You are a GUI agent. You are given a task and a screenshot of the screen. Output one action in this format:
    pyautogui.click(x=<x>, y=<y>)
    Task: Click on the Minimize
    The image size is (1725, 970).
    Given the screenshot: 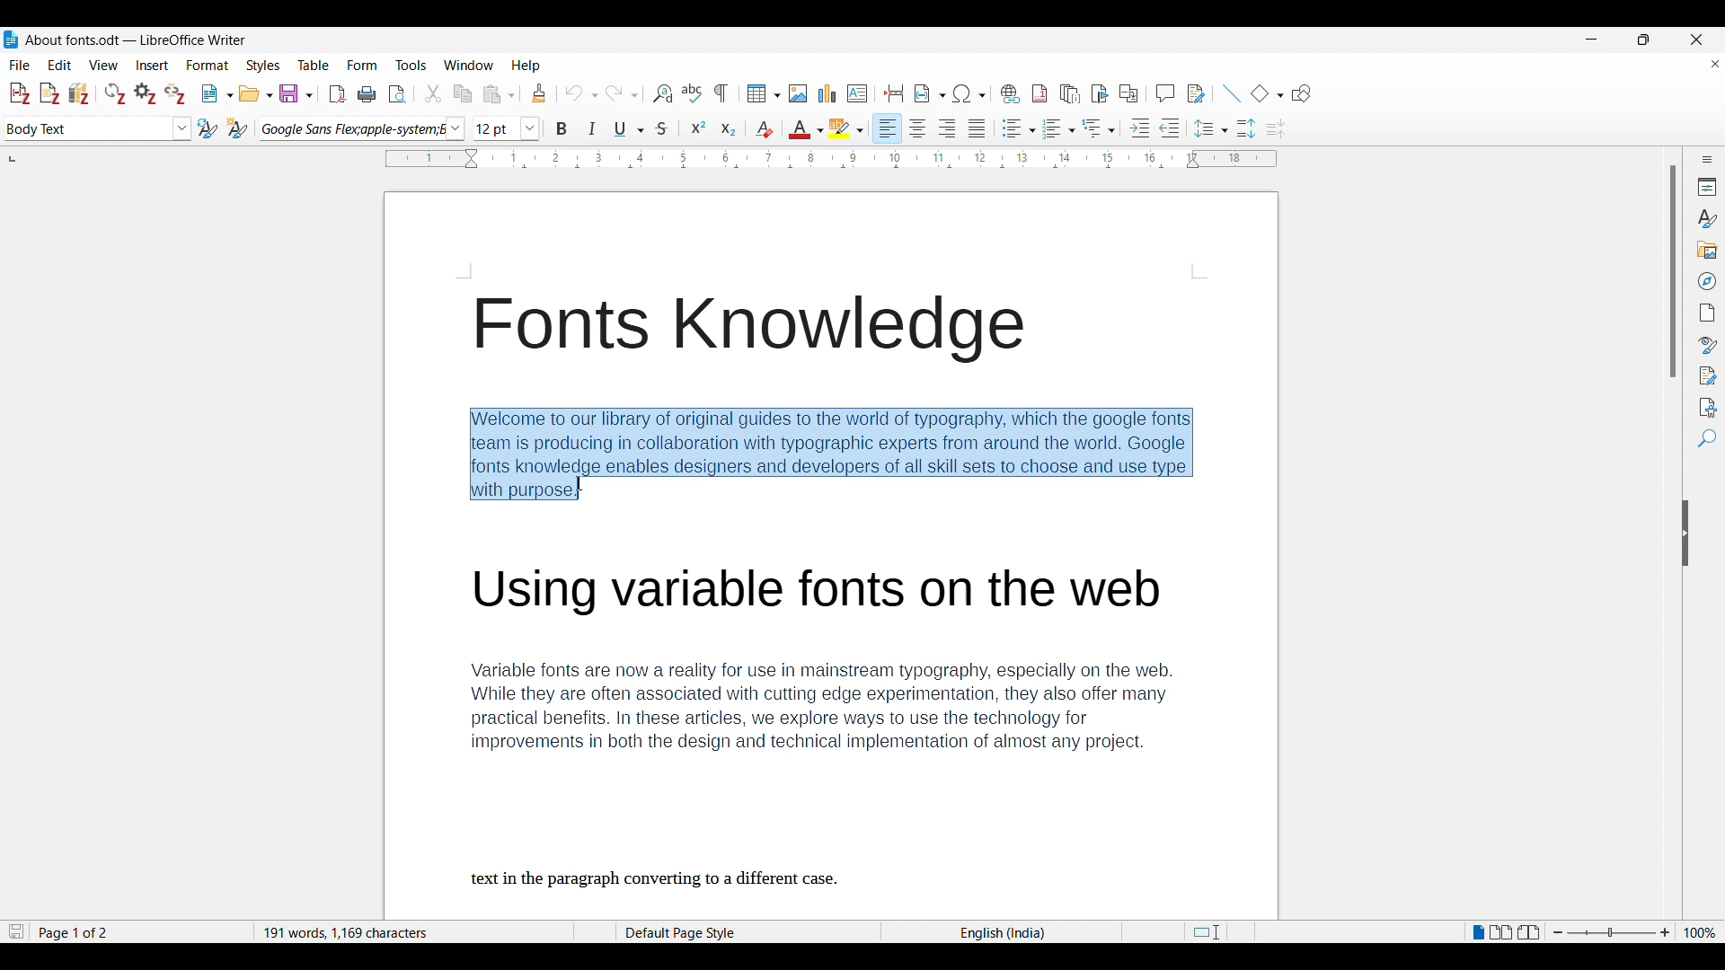 What is the action you would take?
    pyautogui.click(x=1591, y=40)
    